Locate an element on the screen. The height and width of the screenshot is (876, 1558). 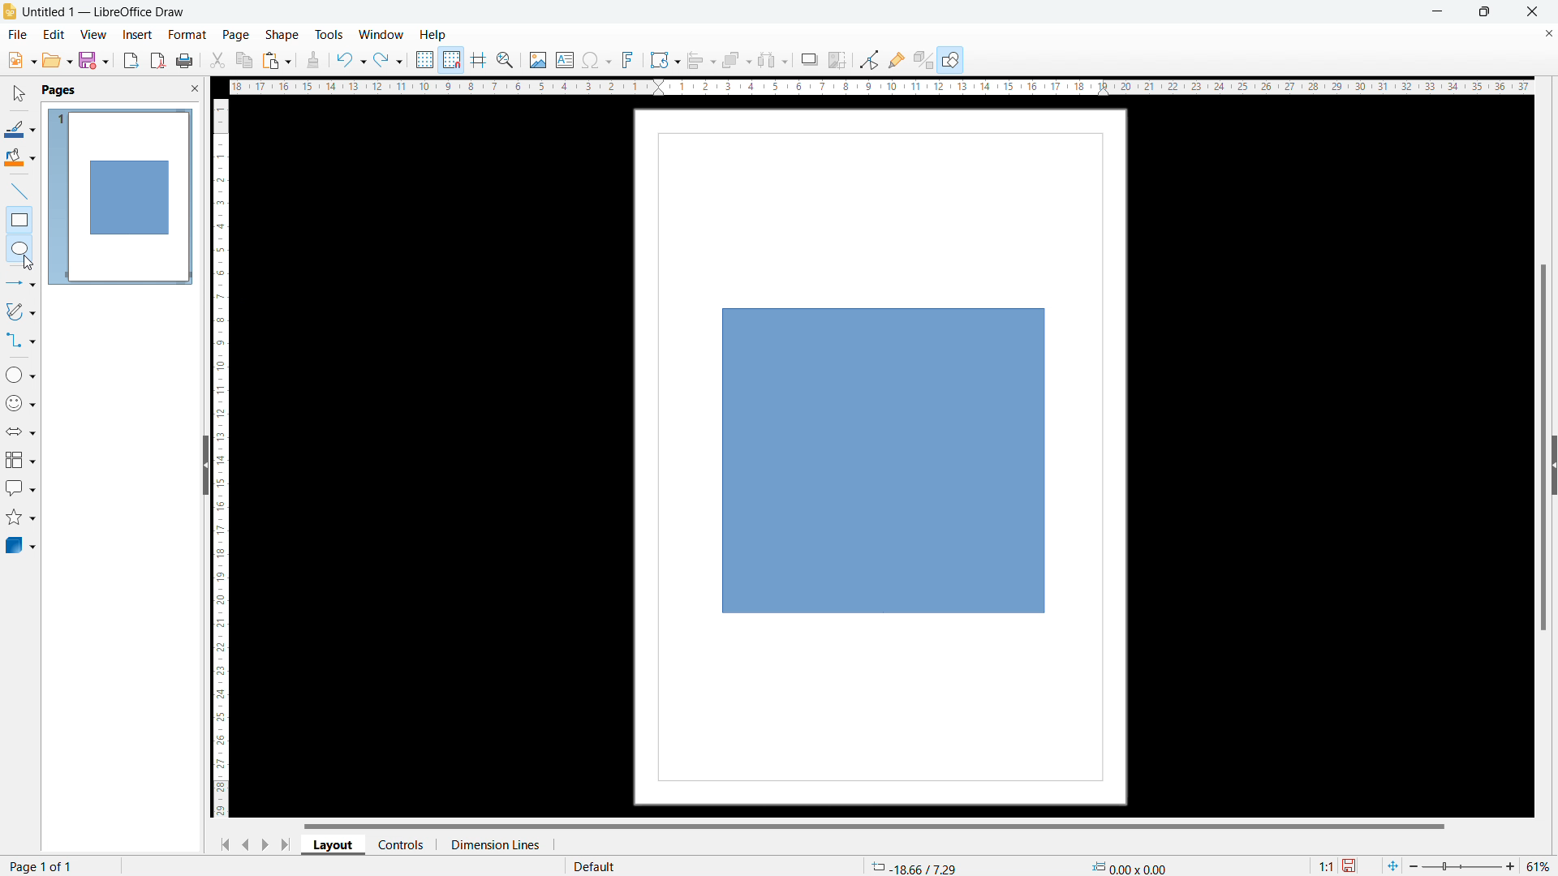
zoom in is located at coordinates (1511, 865).